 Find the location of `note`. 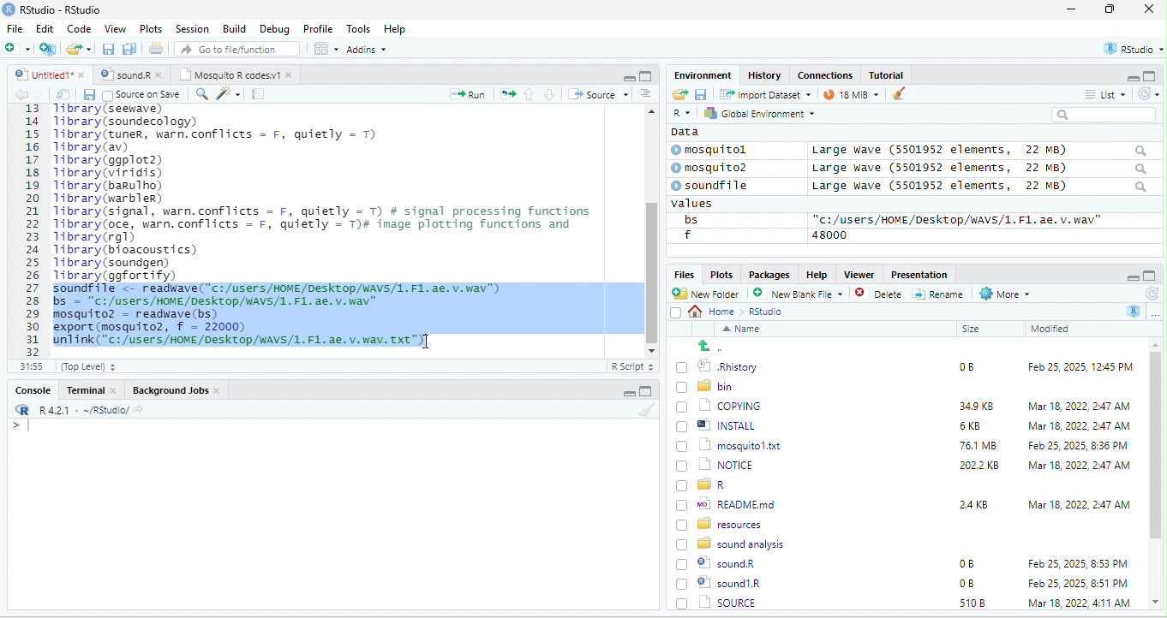

note is located at coordinates (259, 93).